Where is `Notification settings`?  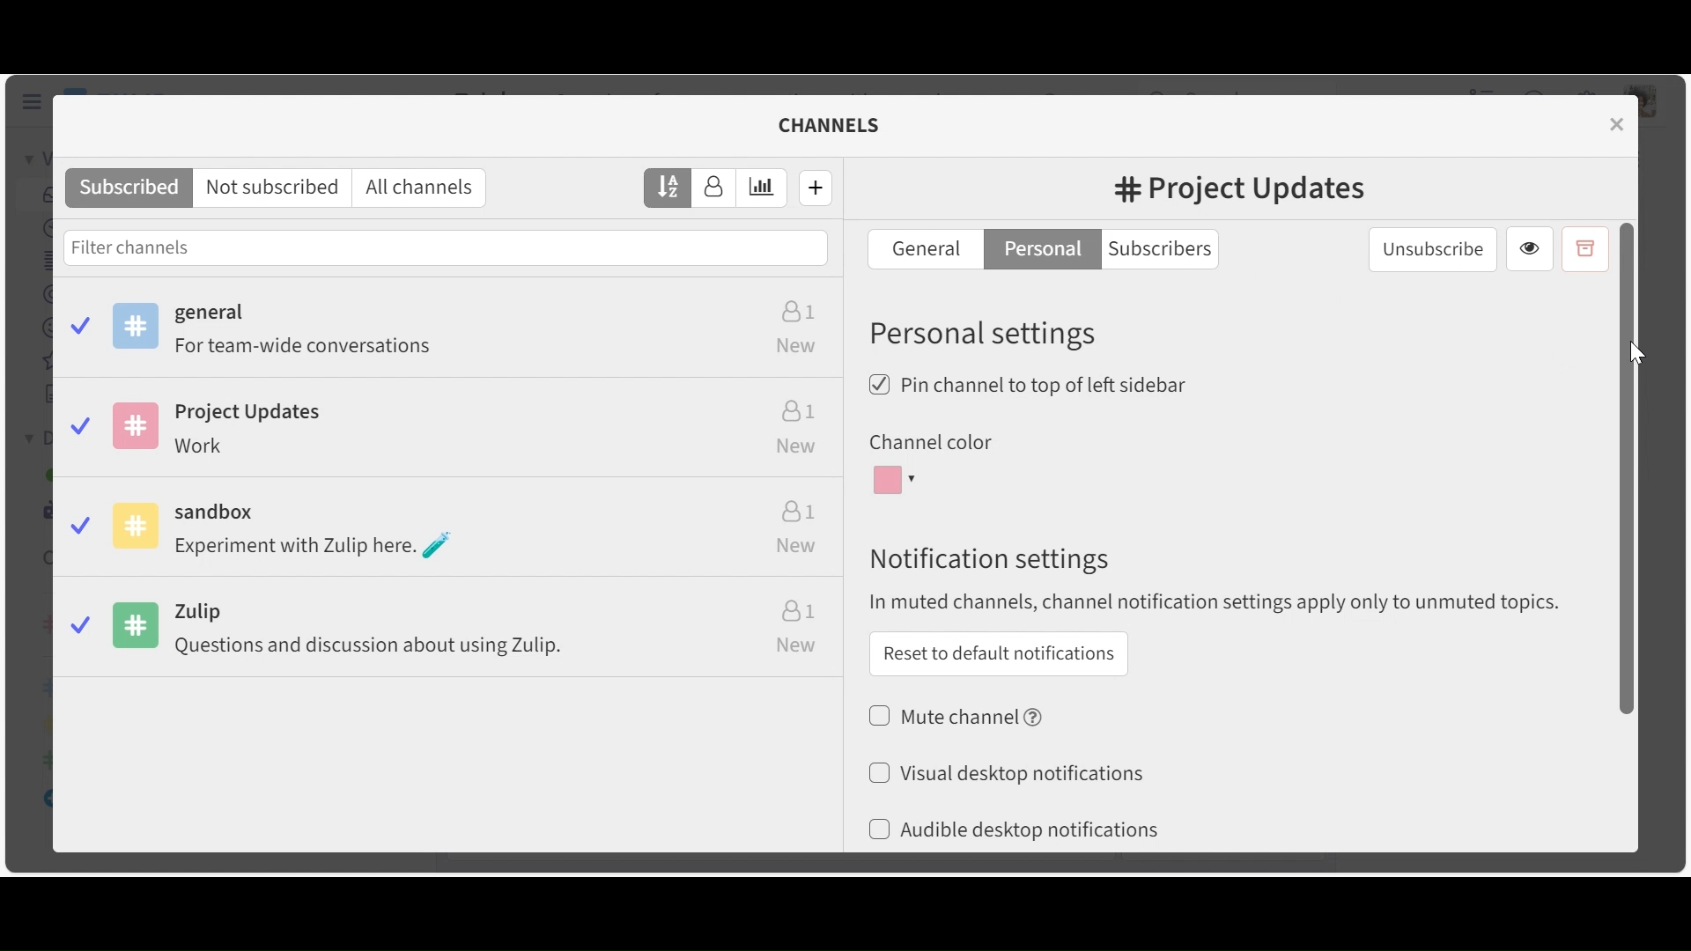 Notification settings is located at coordinates (990, 559).